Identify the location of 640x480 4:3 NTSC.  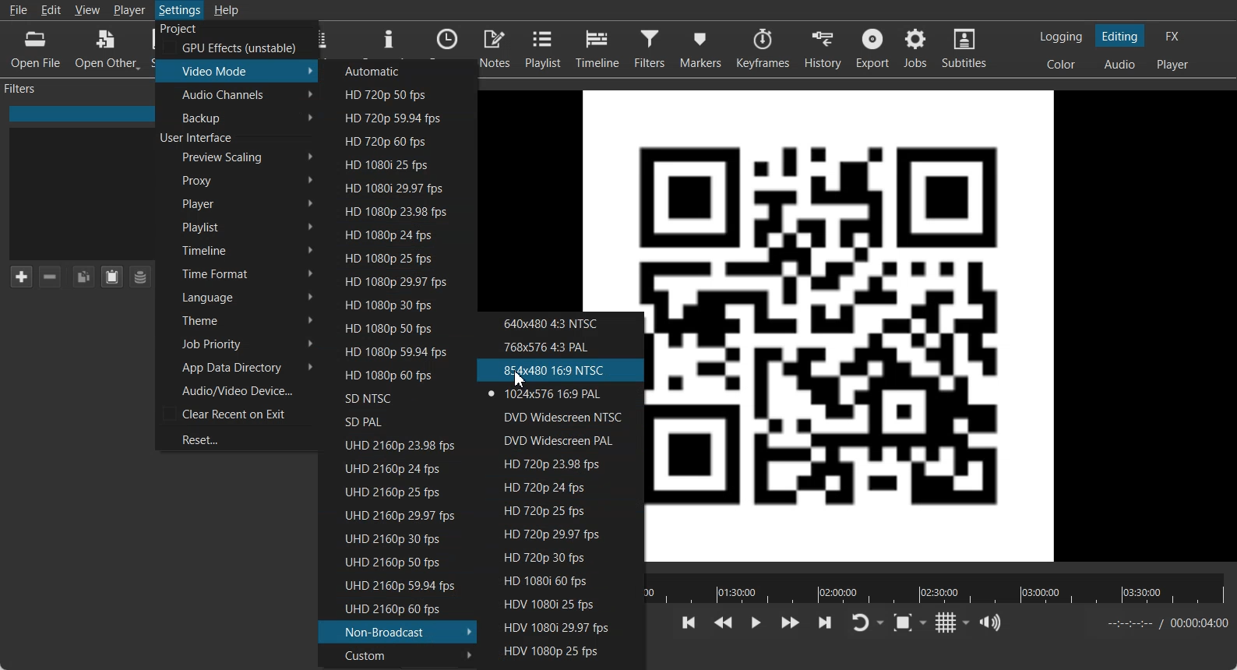
(561, 323).